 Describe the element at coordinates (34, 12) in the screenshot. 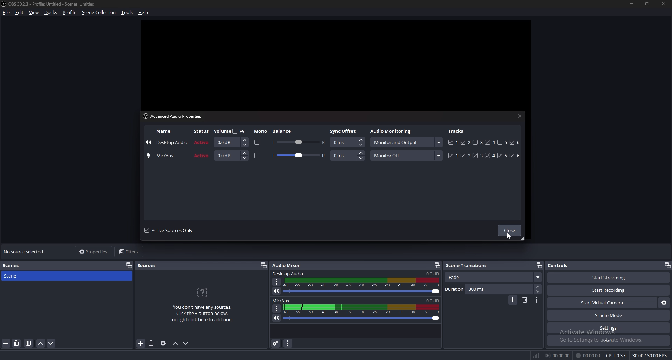

I see `view` at that location.